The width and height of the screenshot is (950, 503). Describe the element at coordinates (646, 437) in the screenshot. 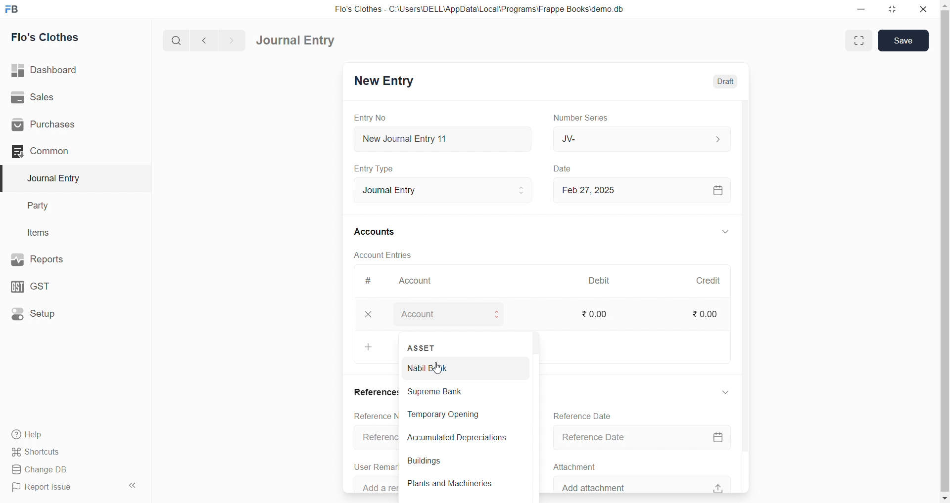

I see `Reference Date` at that location.